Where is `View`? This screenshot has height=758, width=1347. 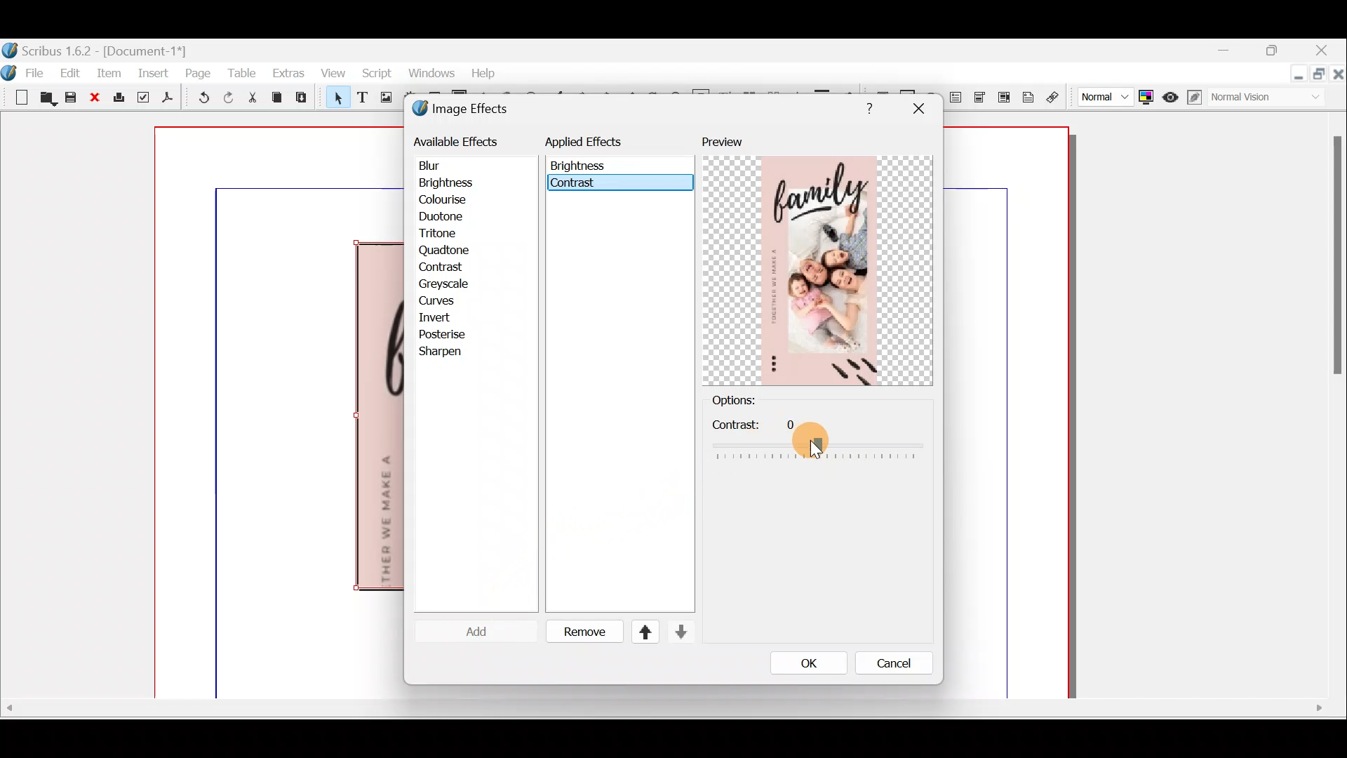 View is located at coordinates (333, 72).